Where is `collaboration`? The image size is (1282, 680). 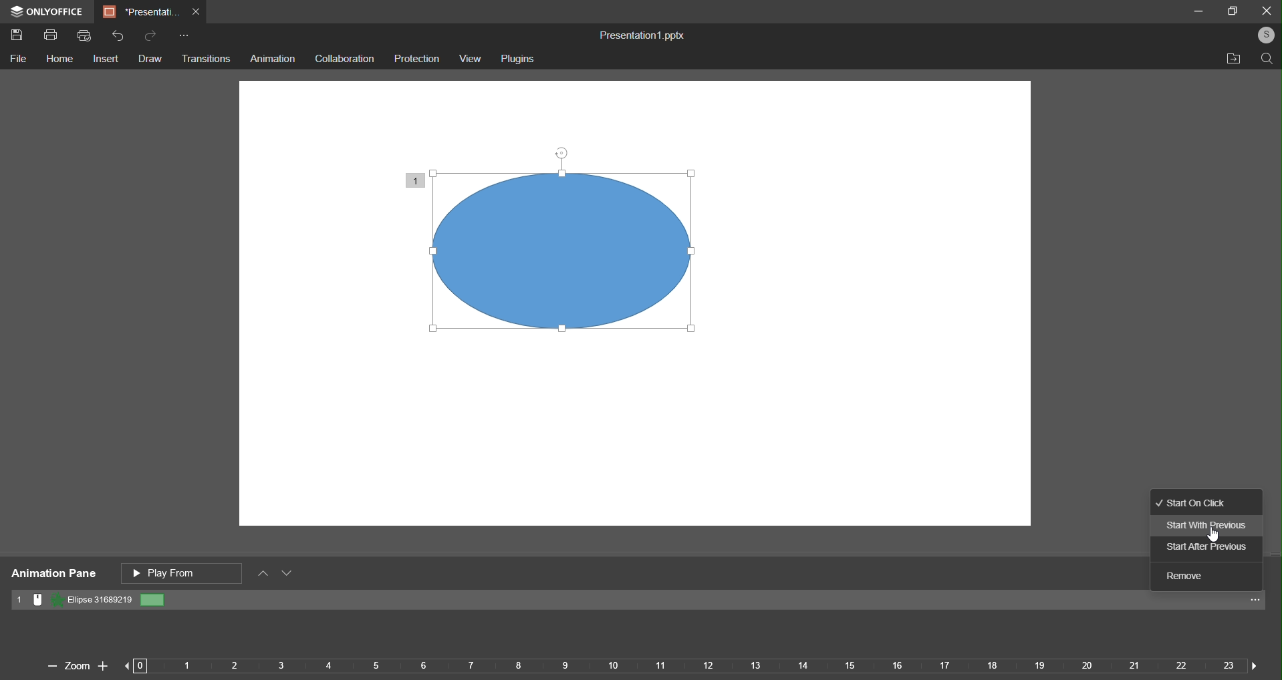
collaboration is located at coordinates (343, 57).